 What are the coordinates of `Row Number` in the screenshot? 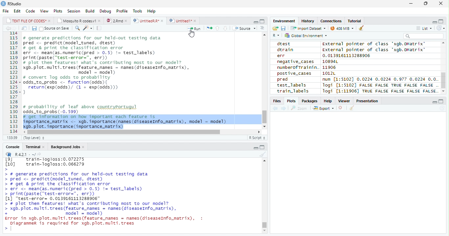 It's located at (12, 83).